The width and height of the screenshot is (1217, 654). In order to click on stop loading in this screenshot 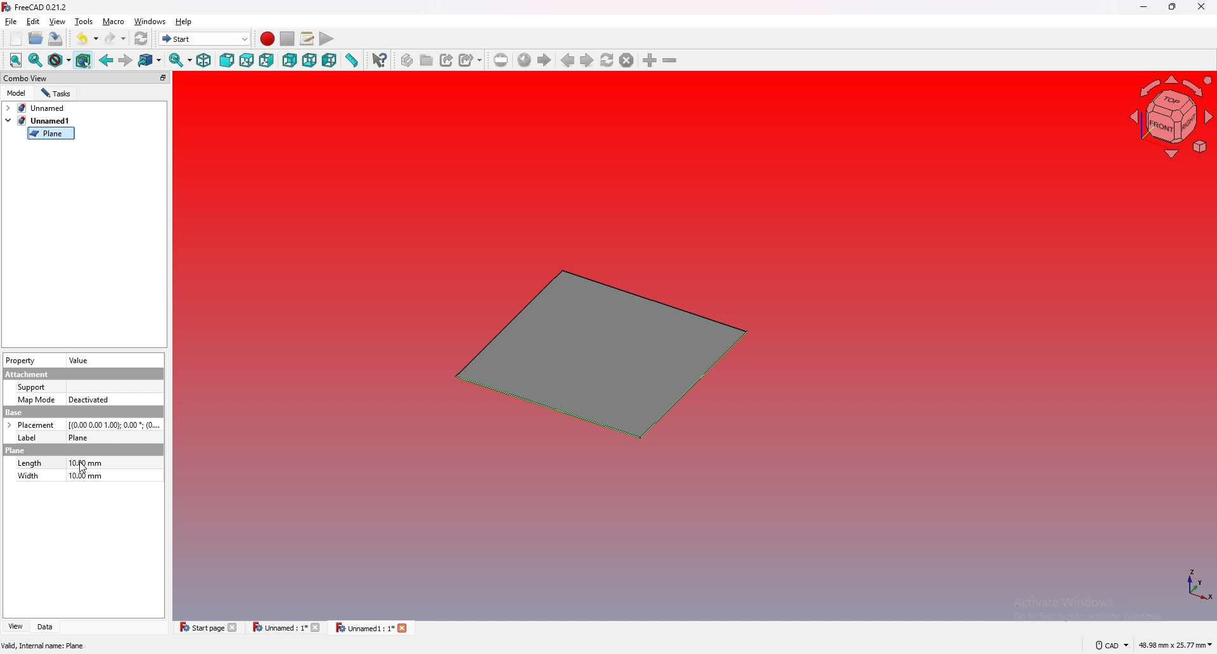, I will do `click(627, 60)`.